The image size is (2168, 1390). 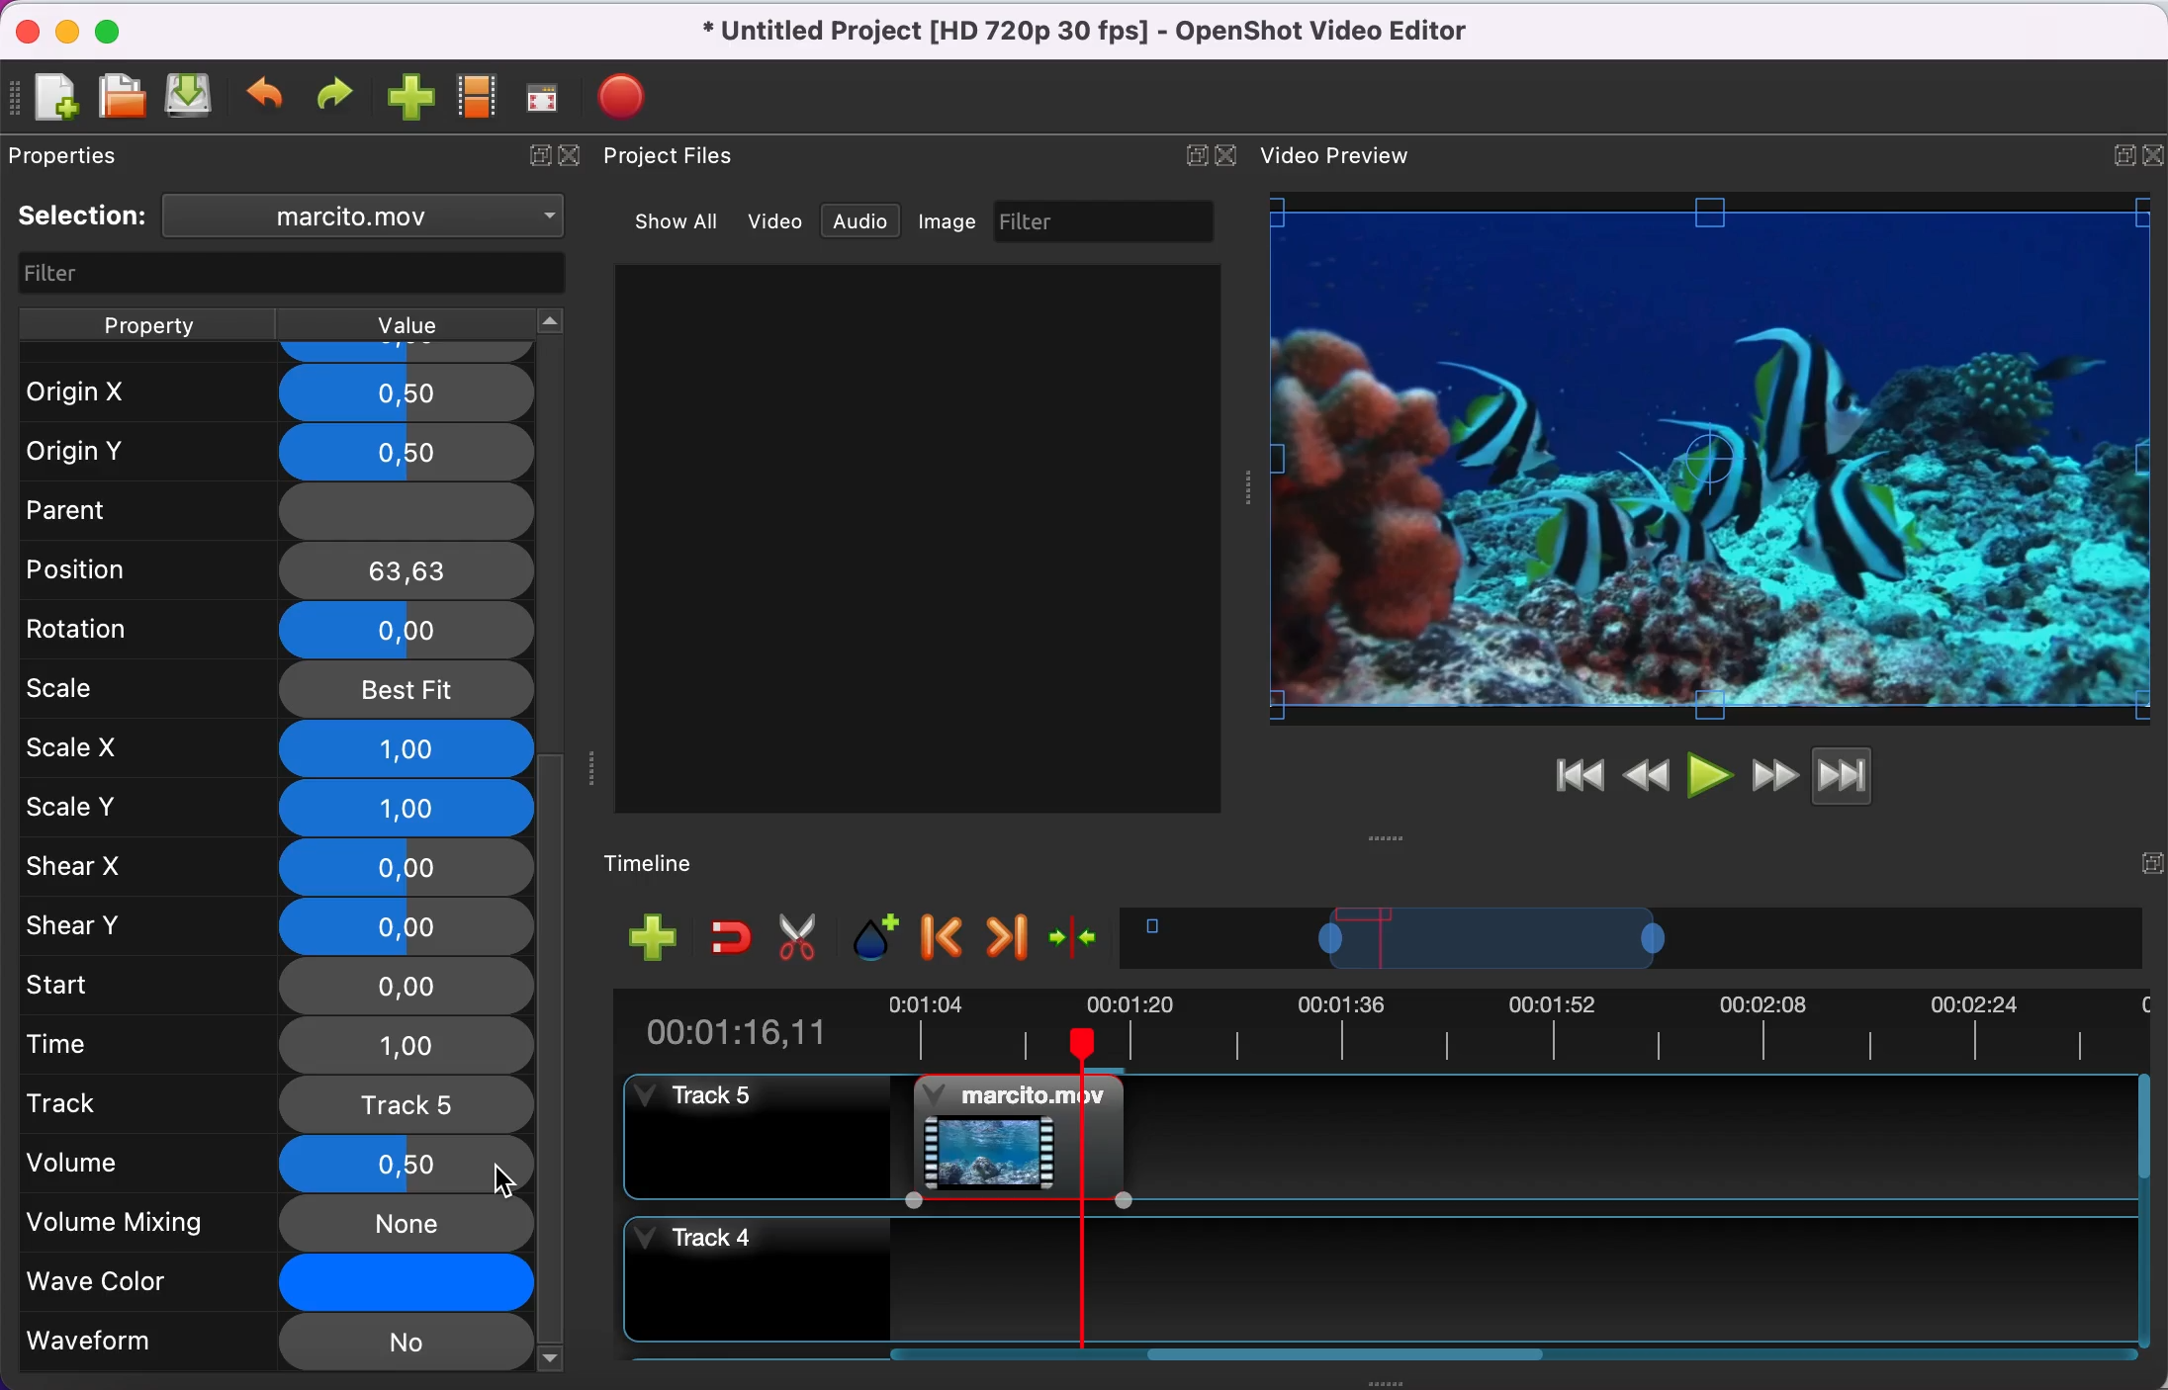 I want to click on wave color, so click(x=270, y=1282).